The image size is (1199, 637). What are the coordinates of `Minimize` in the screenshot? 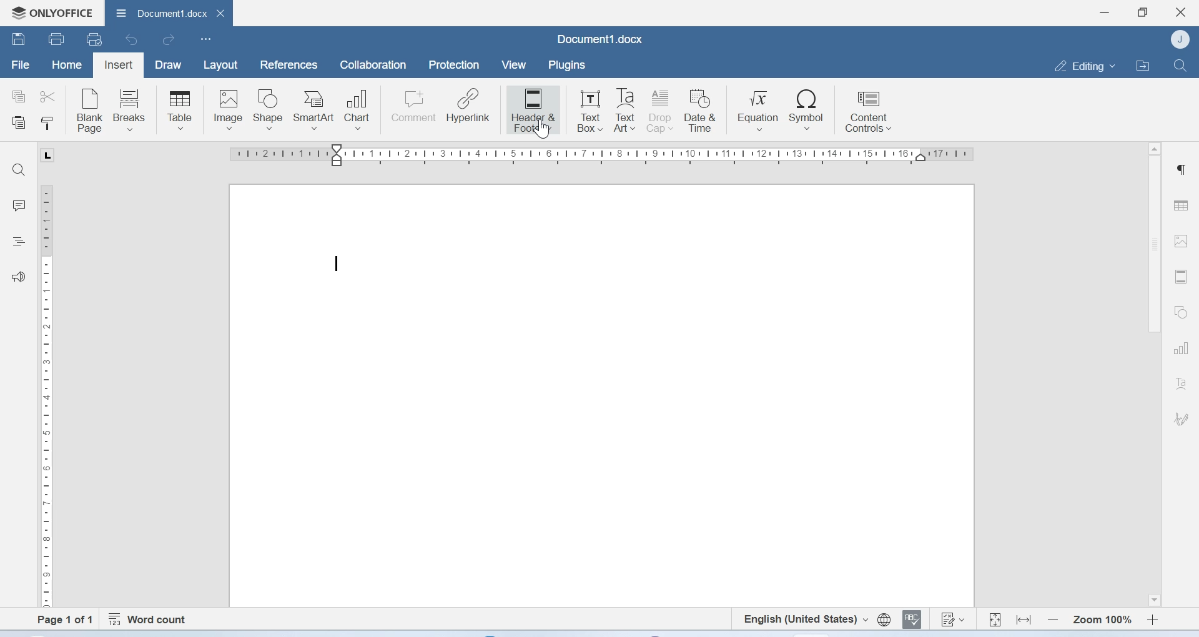 It's located at (1105, 12).